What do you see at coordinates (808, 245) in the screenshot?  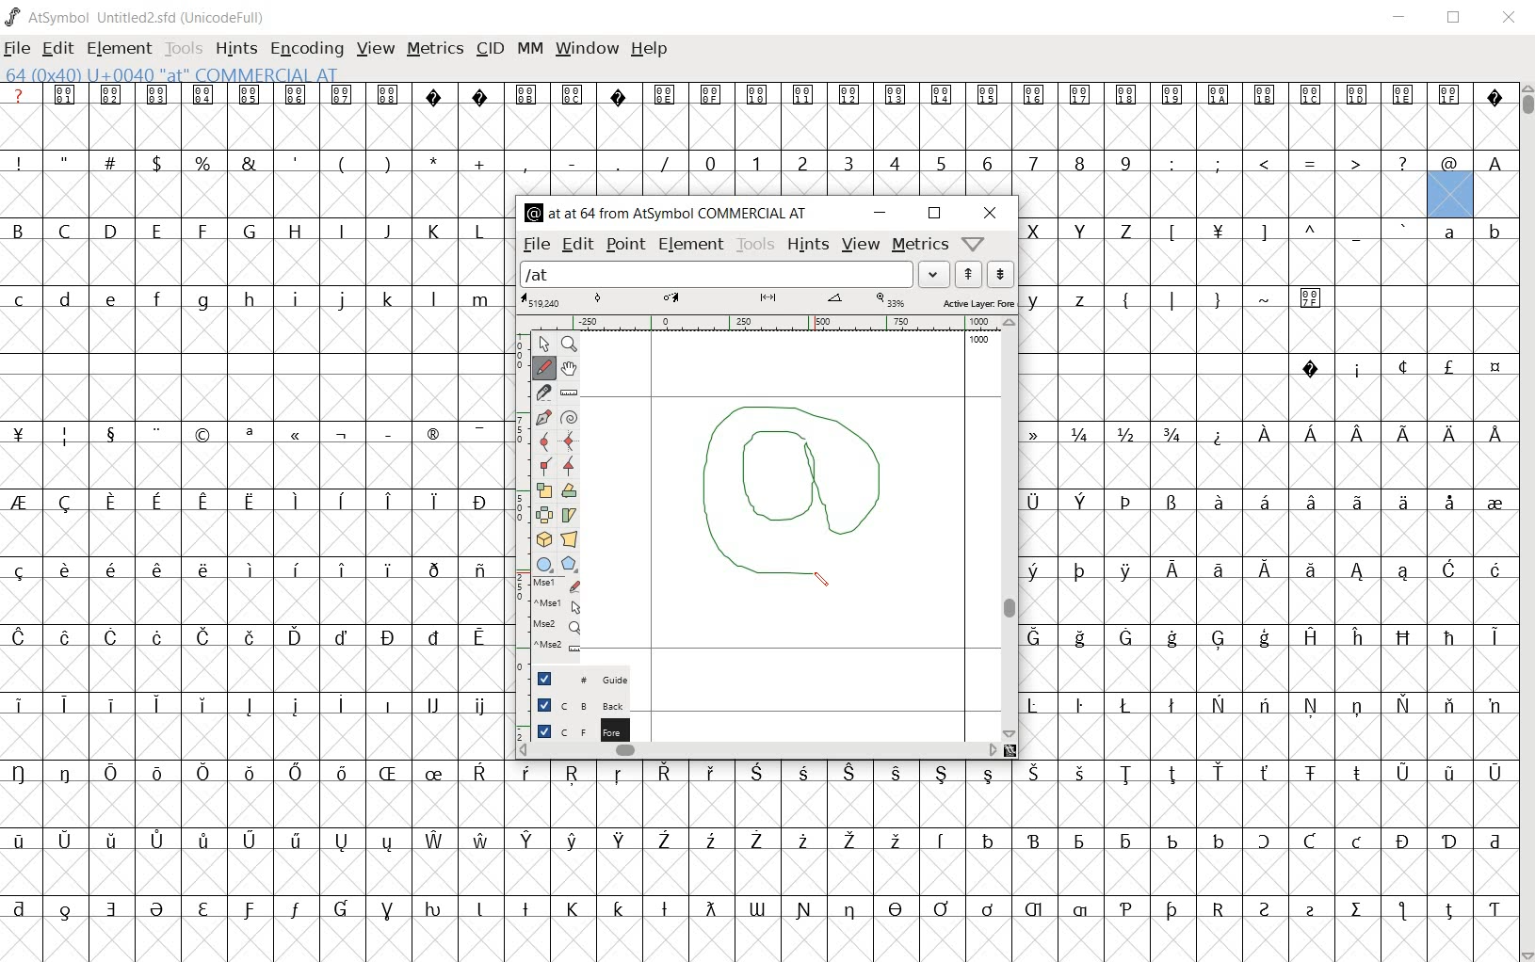 I see `hints` at bounding box center [808, 245].